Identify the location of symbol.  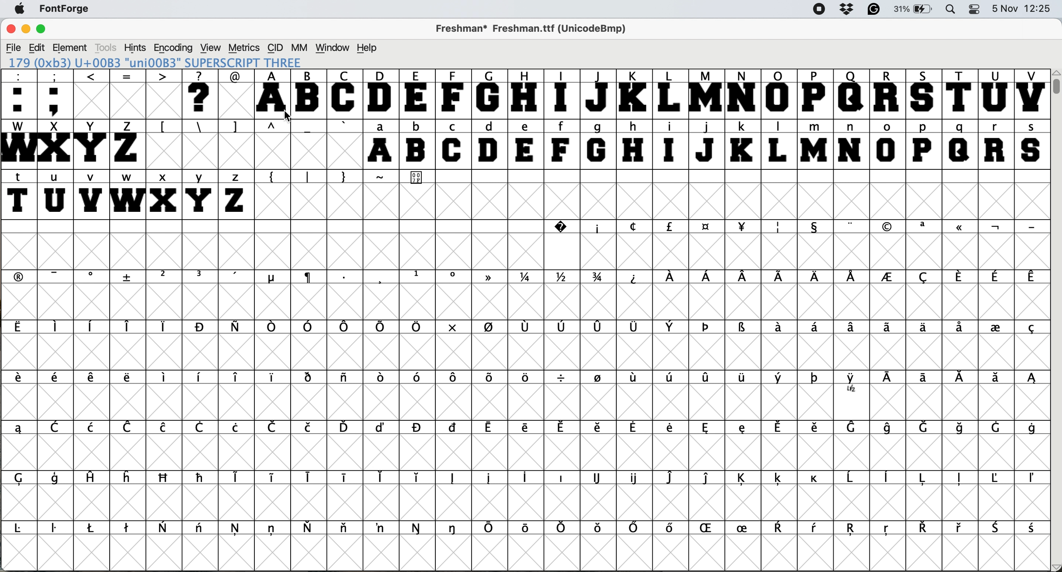
(998, 528).